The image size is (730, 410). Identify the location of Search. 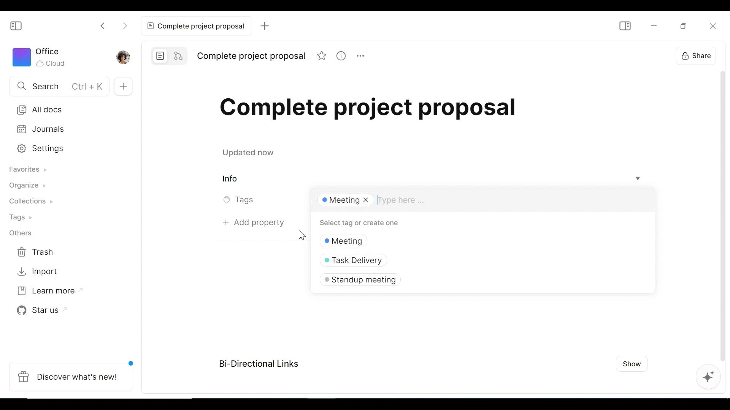
(57, 87).